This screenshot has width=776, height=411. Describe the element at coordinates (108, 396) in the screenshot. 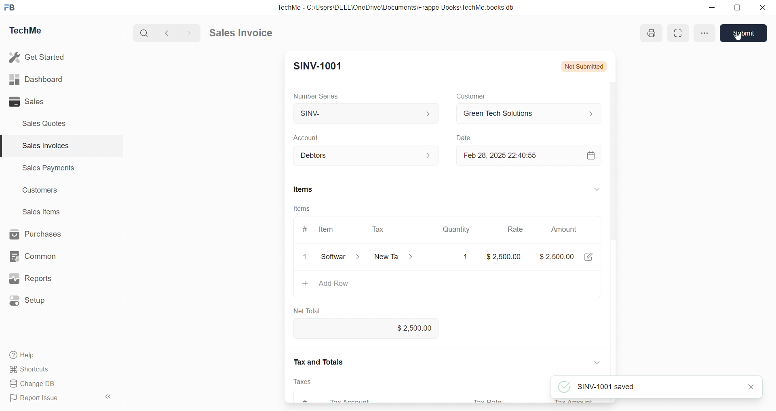

I see `<<` at that location.